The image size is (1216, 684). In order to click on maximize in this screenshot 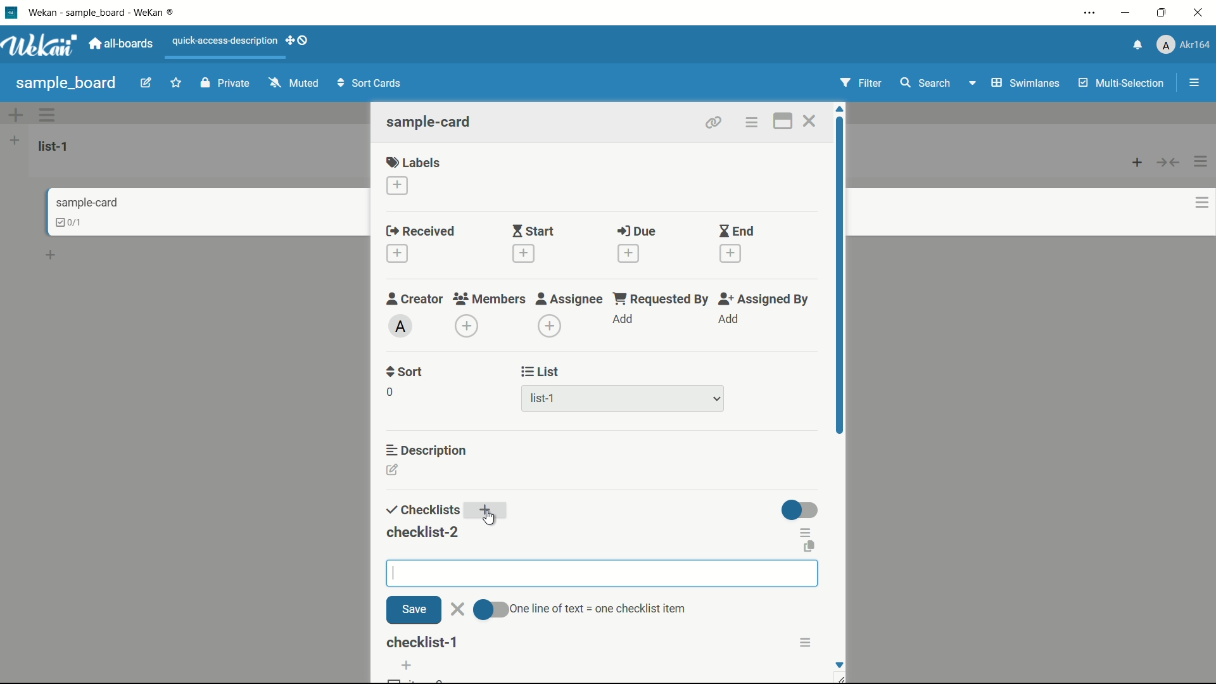, I will do `click(1163, 13)`.